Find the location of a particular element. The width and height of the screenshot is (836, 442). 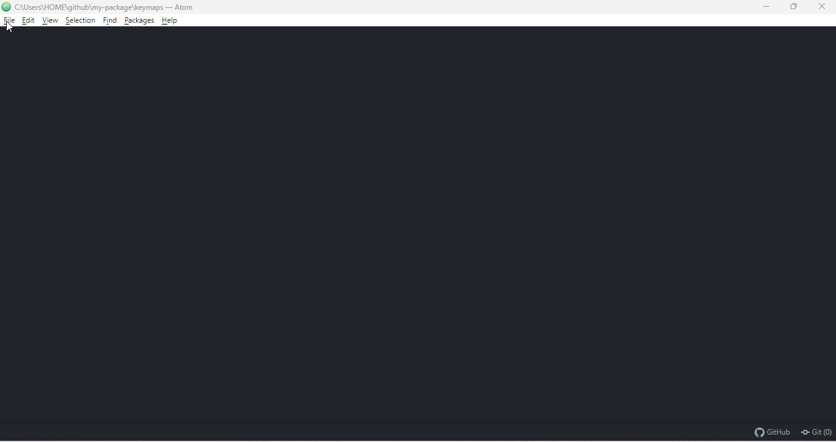

file is located at coordinates (9, 20).